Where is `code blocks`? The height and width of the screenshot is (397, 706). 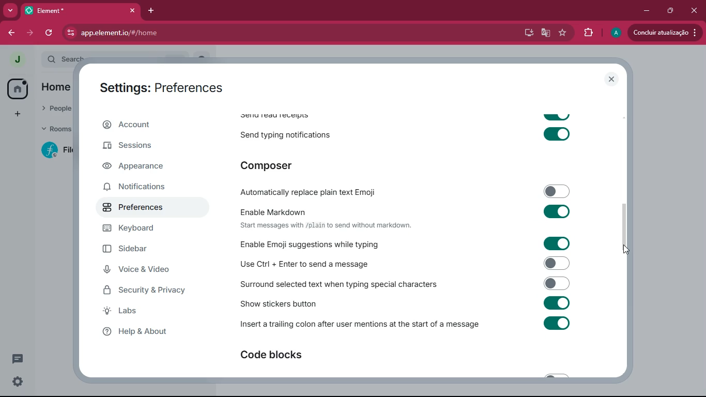
code blocks is located at coordinates (290, 356).